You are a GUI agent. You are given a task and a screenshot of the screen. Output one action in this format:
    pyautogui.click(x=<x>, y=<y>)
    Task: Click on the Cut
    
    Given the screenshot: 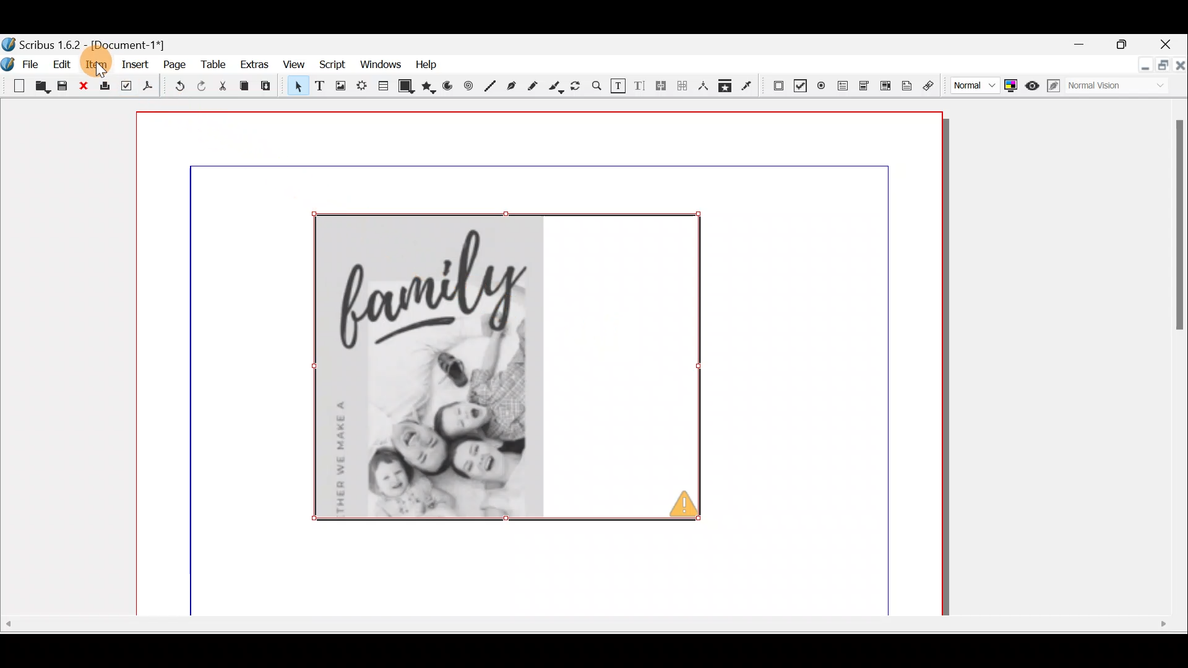 What is the action you would take?
    pyautogui.click(x=226, y=86)
    